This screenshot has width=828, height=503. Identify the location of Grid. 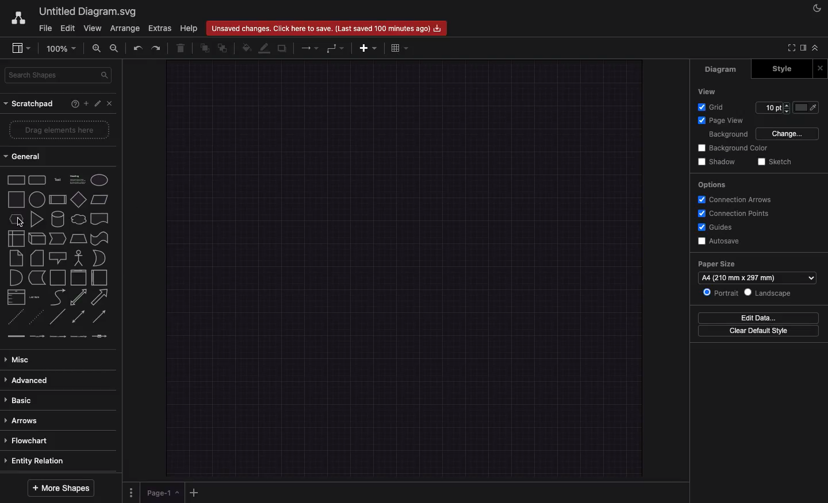
(712, 105).